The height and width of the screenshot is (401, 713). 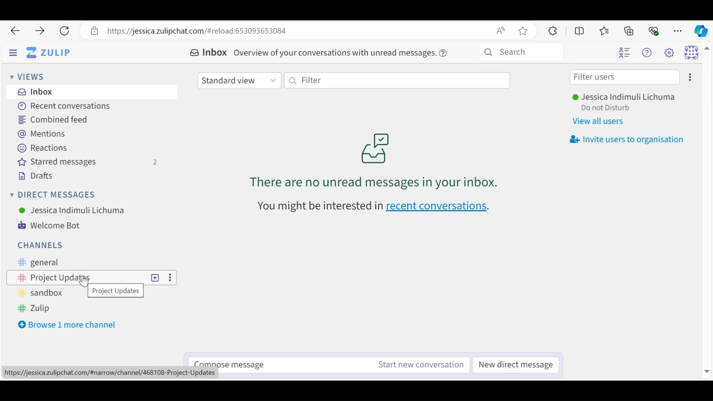 What do you see at coordinates (308, 31) in the screenshot?
I see `Address bar` at bounding box center [308, 31].